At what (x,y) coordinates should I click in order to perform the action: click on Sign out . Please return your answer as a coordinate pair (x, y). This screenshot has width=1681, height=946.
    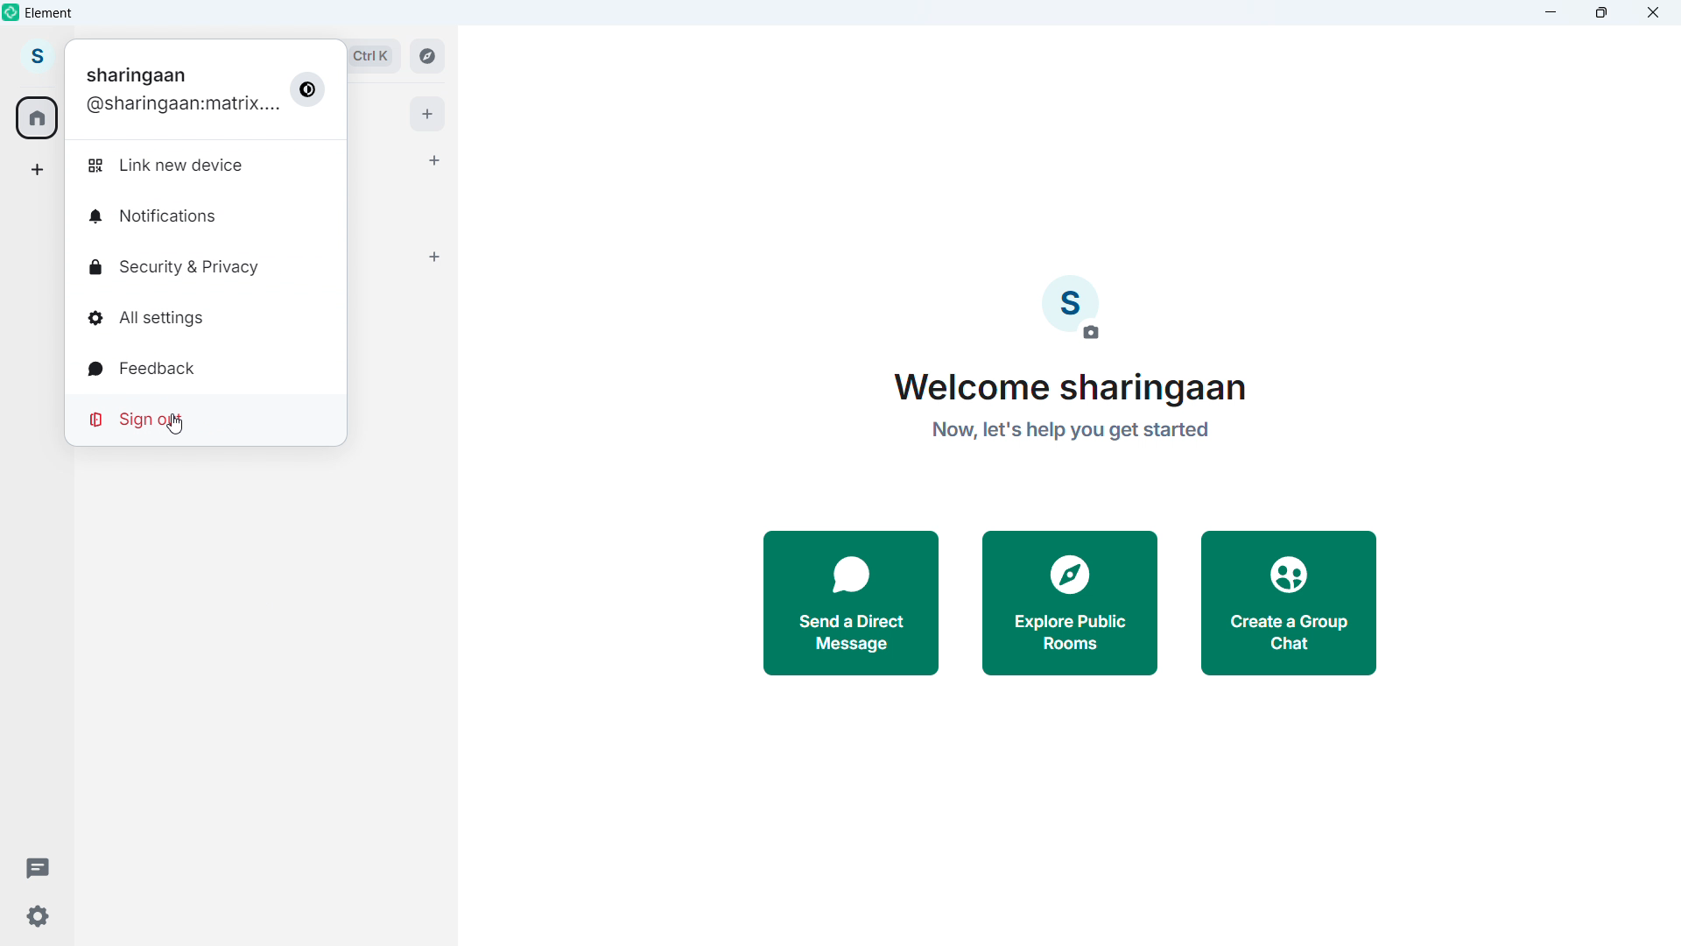
    Looking at the image, I should click on (140, 419).